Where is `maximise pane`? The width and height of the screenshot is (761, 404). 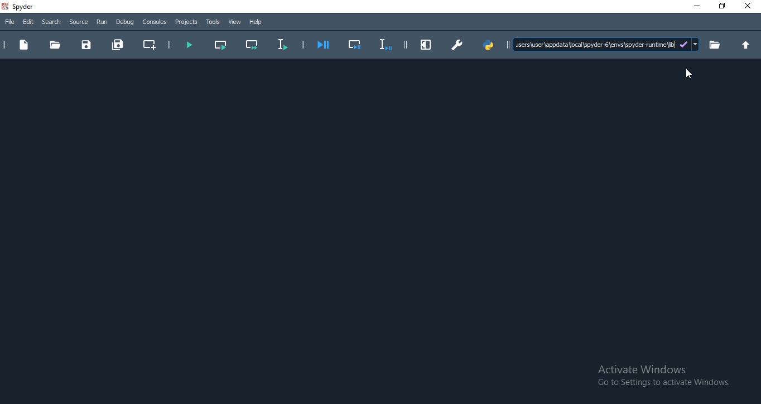 maximise pane is located at coordinates (427, 45).